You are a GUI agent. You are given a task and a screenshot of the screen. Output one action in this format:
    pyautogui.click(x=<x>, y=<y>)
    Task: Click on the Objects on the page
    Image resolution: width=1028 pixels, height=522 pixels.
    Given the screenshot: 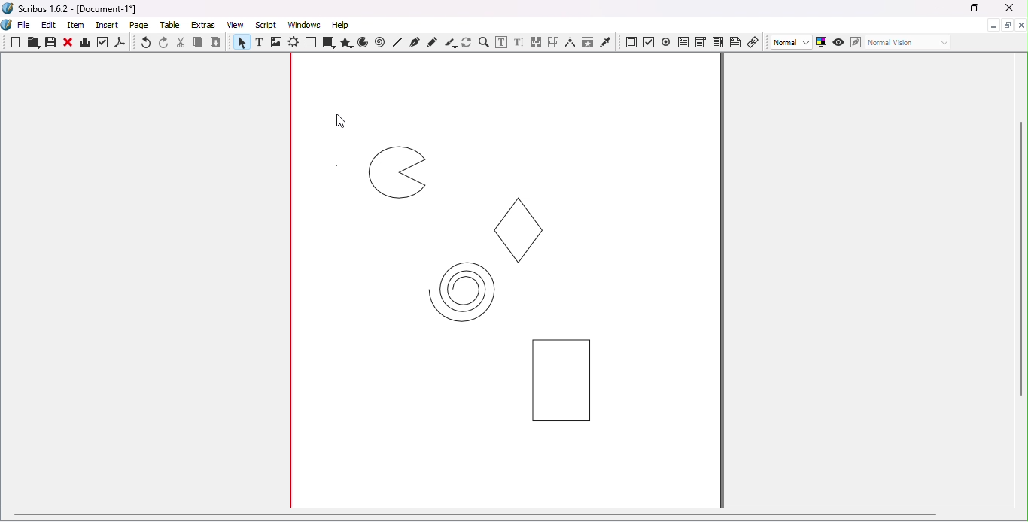 What is the action you would take?
    pyautogui.click(x=518, y=302)
    